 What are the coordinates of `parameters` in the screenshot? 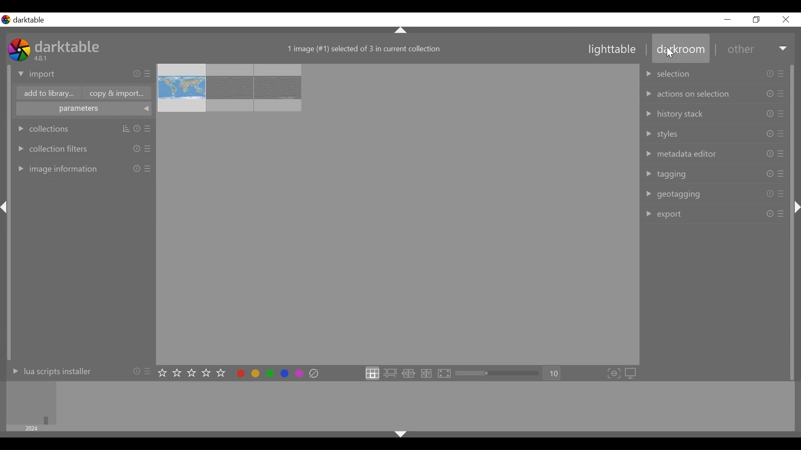 It's located at (82, 109).